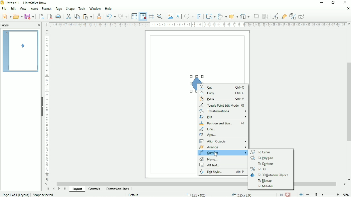  Describe the element at coordinates (179, 16) in the screenshot. I see `Insert text box` at that location.